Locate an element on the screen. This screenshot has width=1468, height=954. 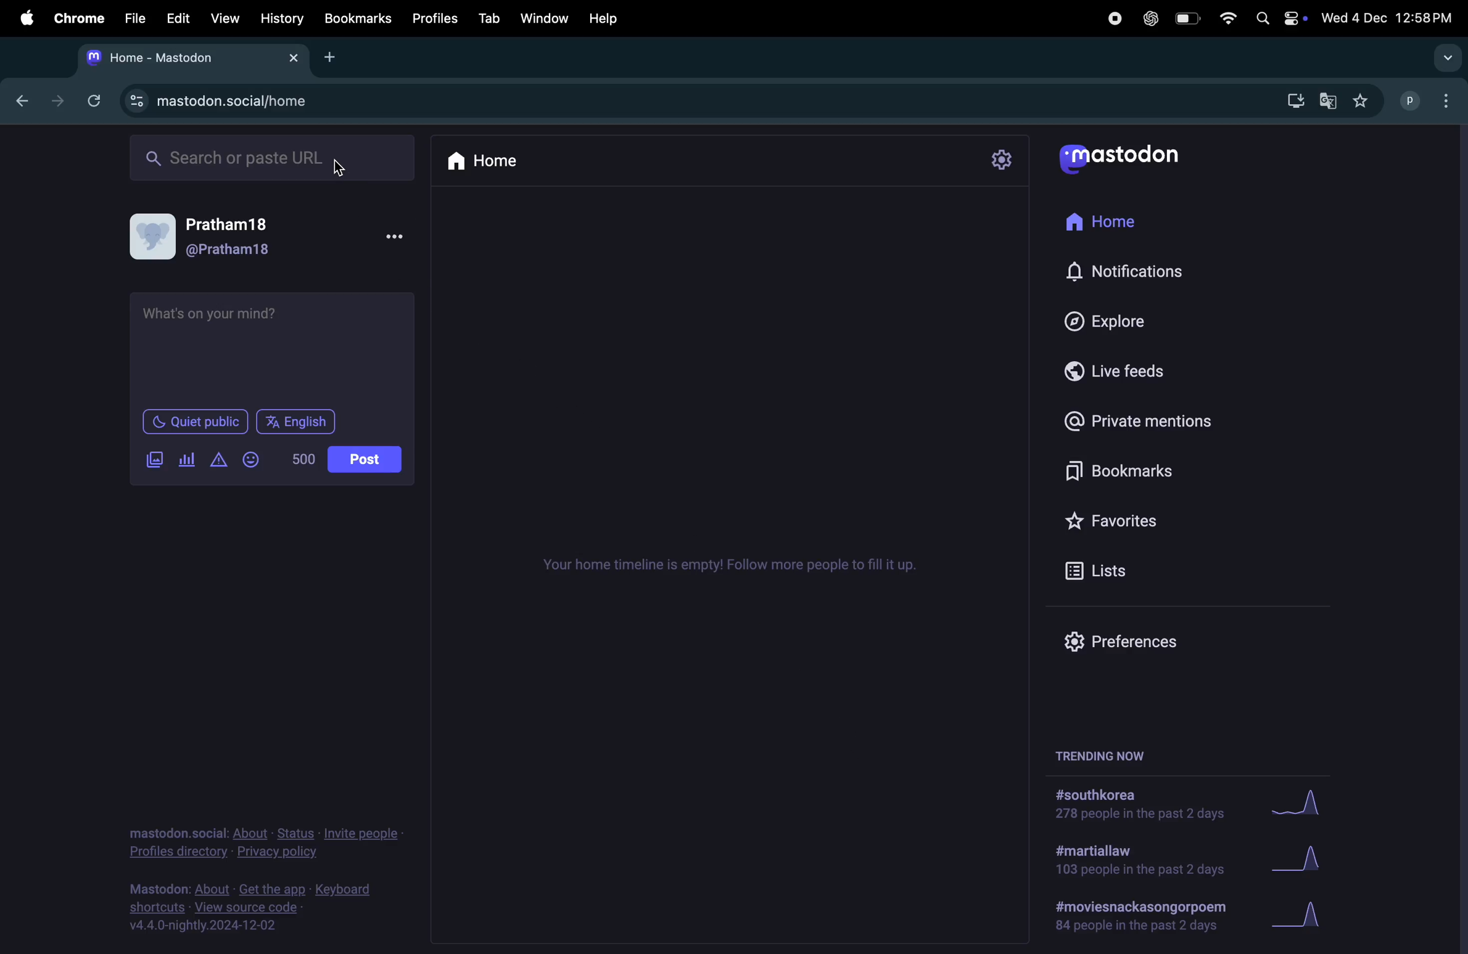
view source code is located at coordinates (257, 908).